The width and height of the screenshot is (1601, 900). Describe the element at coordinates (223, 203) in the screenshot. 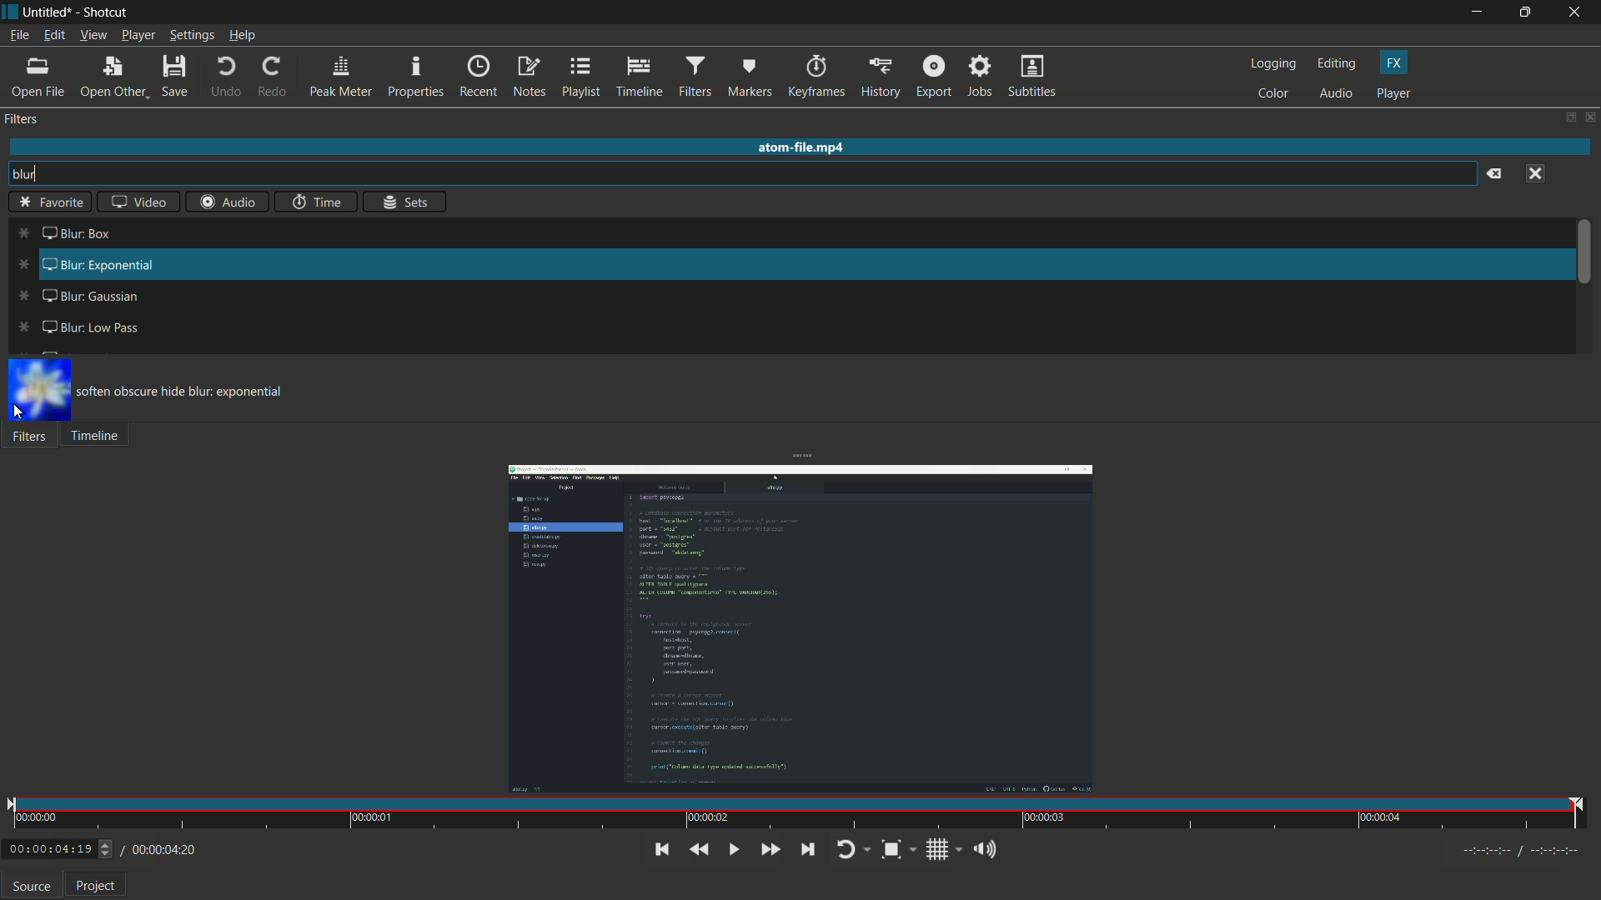

I see `Audio` at that location.